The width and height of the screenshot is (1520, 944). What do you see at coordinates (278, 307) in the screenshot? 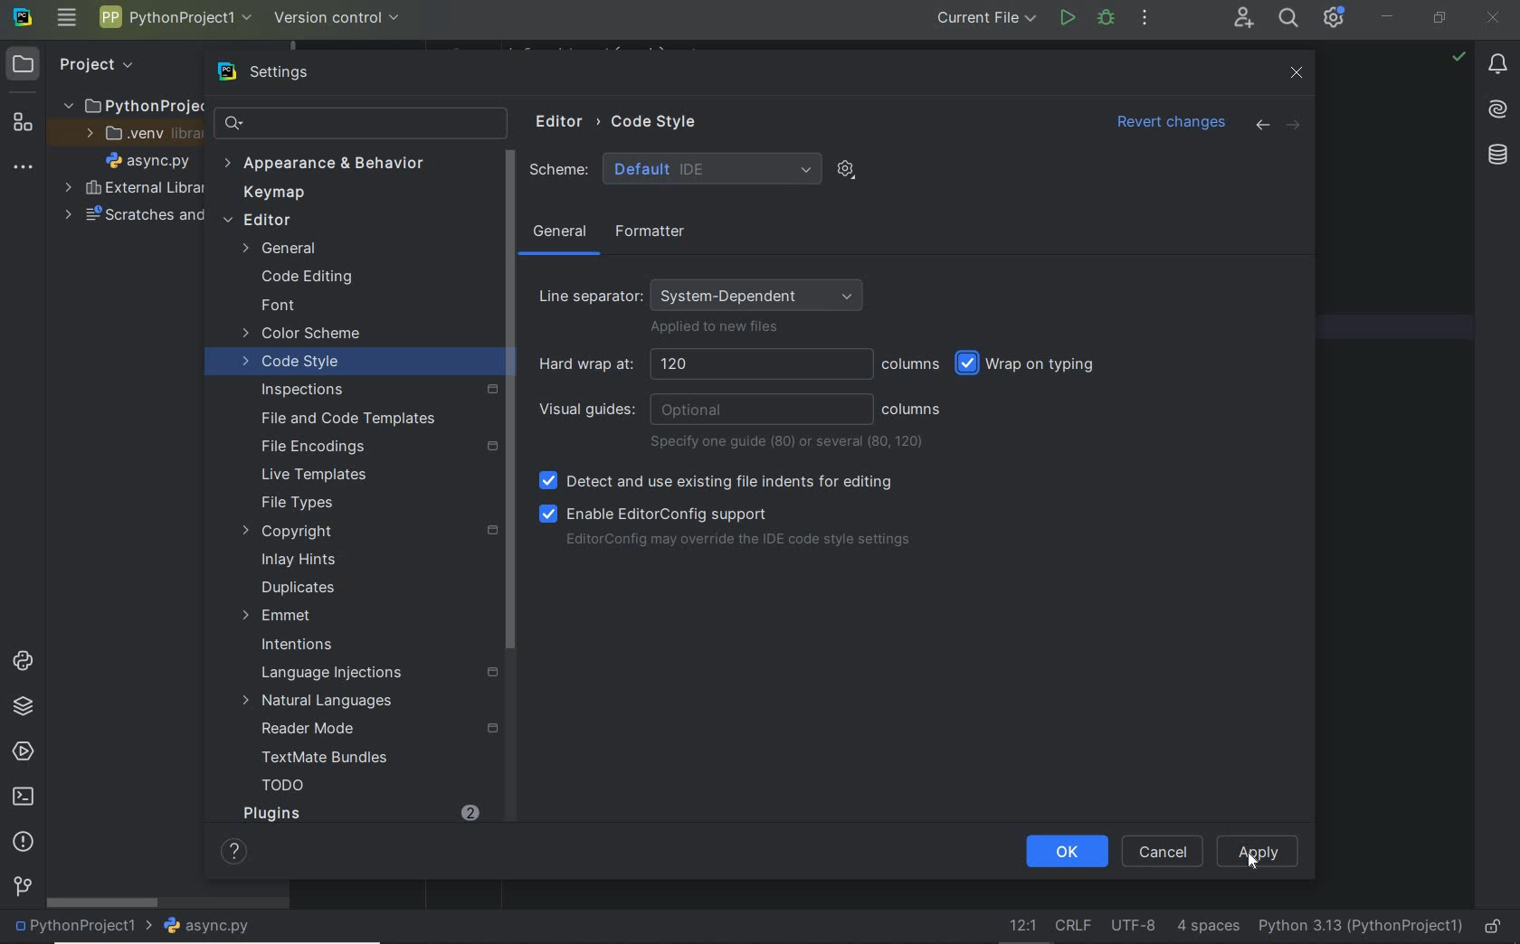
I see `font` at bounding box center [278, 307].